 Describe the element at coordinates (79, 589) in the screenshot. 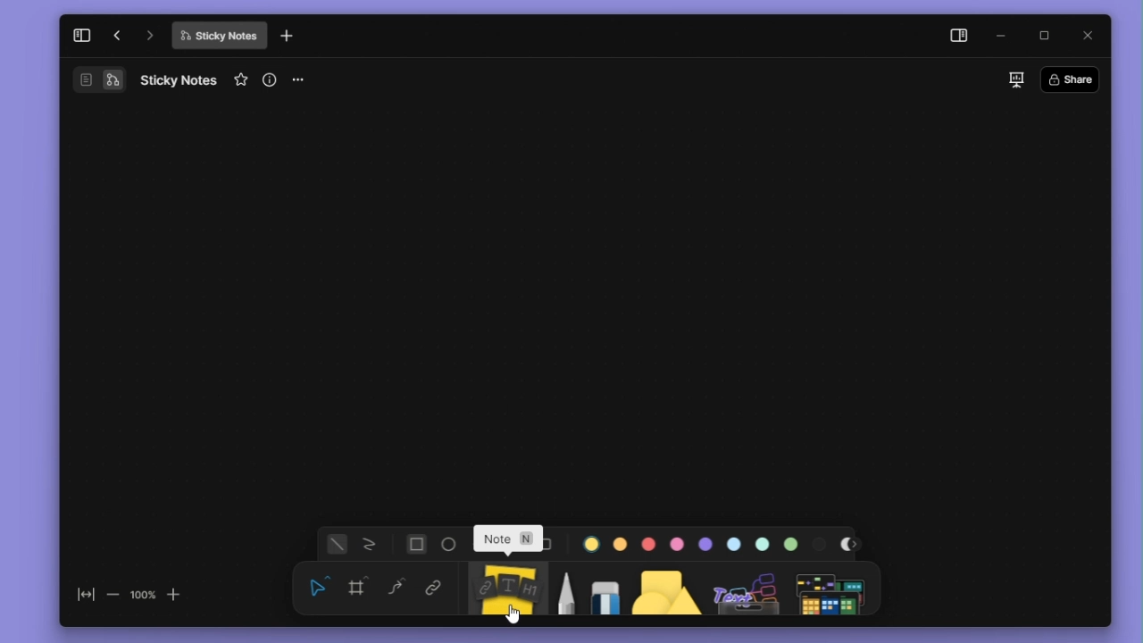

I see `fit to screen` at that location.